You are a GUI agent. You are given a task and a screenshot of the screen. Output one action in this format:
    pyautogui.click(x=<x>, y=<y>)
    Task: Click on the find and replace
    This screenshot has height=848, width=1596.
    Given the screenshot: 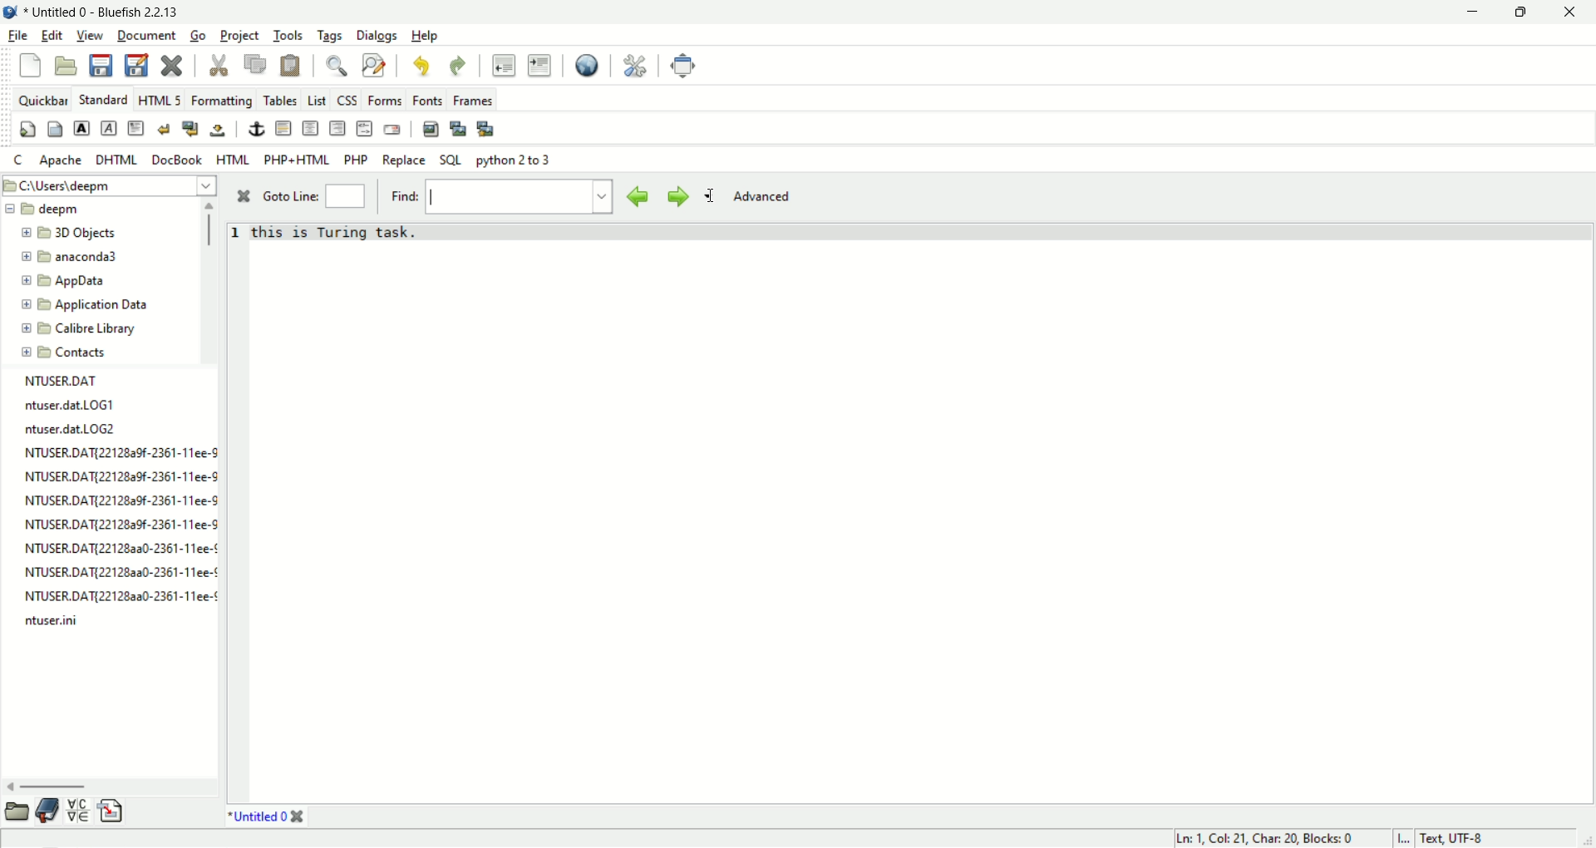 What is the action you would take?
    pyautogui.click(x=374, y=66)
    